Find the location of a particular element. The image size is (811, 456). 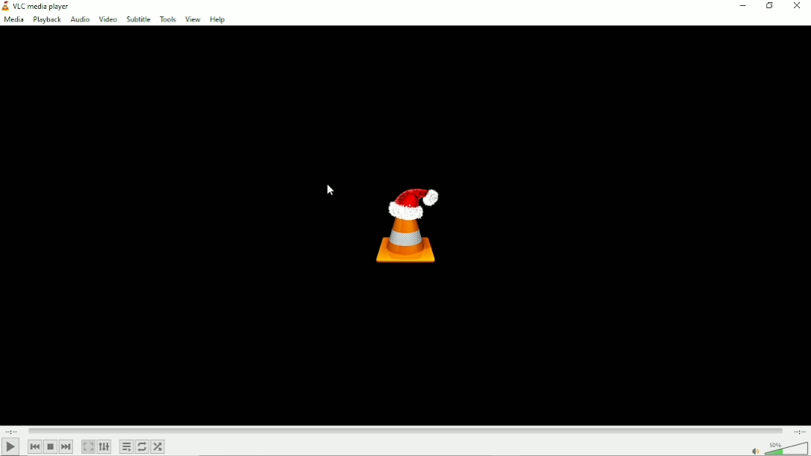

Video is located at coordinates (107, 19).